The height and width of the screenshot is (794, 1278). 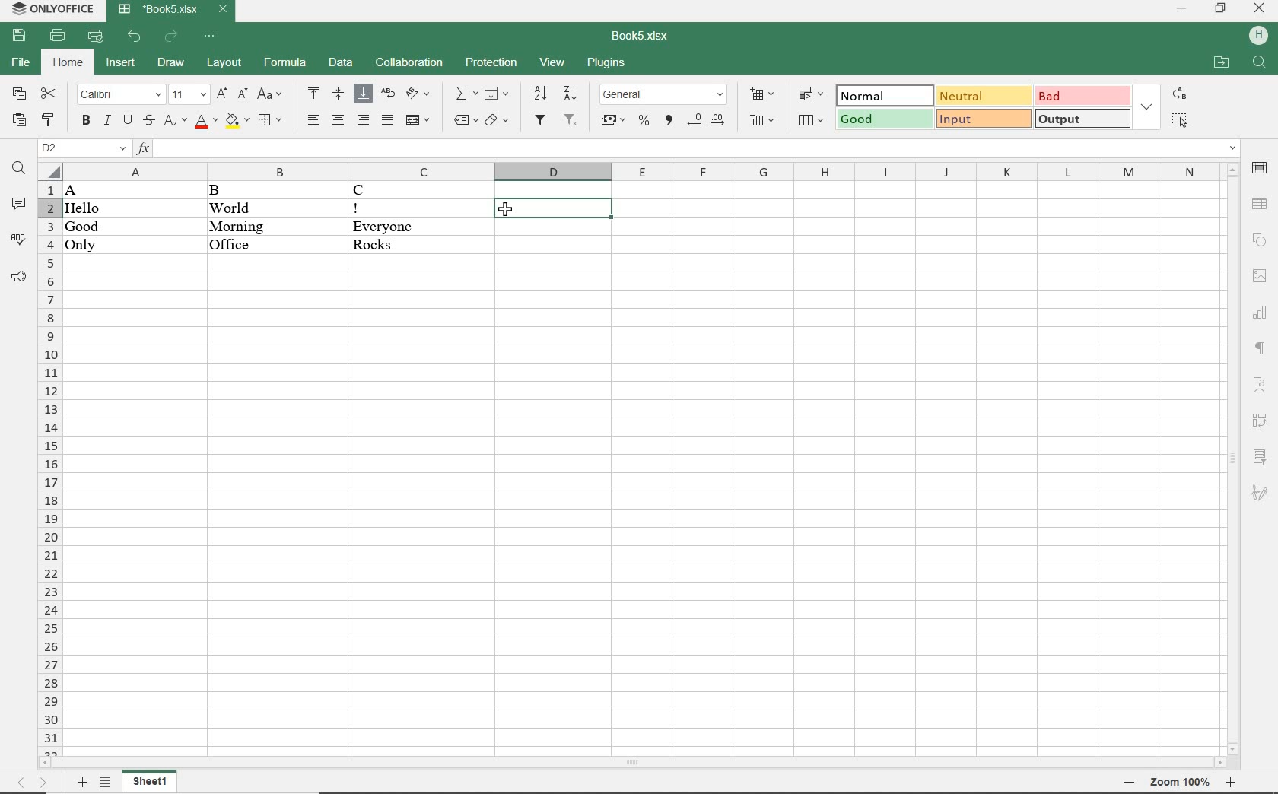 What do you see at coordinates (762, 95) in the screenshot?
I see `insert cells` at bounding box center [762, 95].